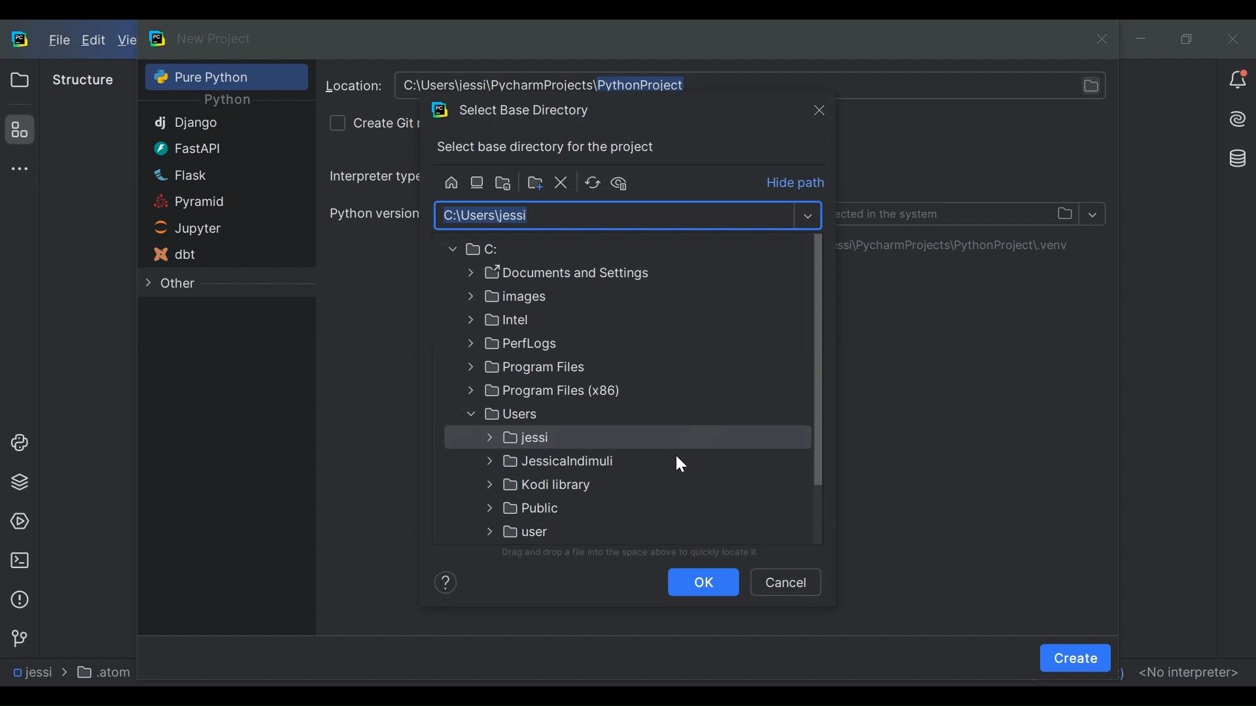 The width and height of the screenshot is (1256, 706). Describe the element at coordinates (521, 110) in the screenshot. I see `Select Base Directory` at that location.